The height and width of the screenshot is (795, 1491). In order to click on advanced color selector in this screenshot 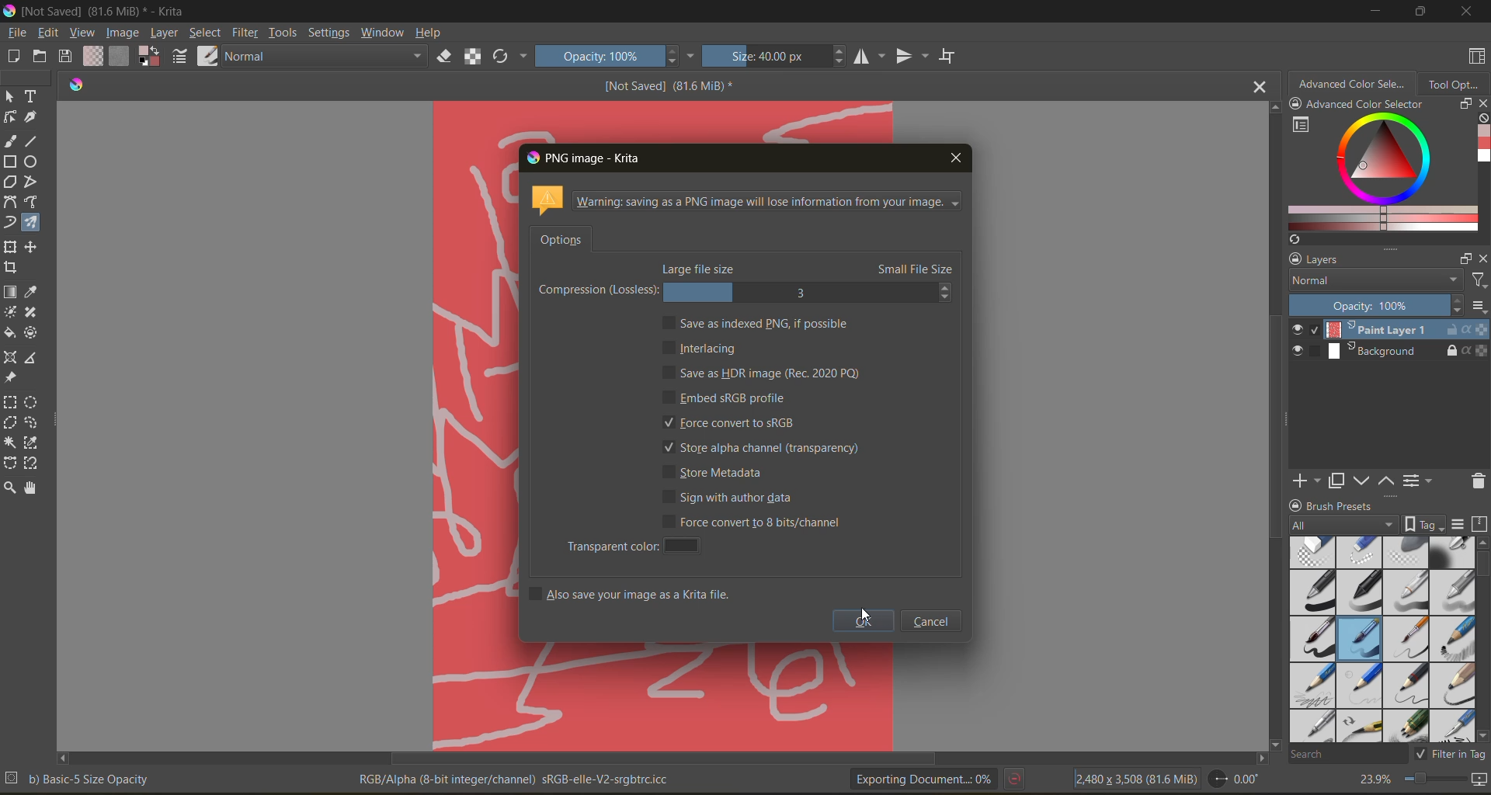, I will do `click(1378, 173)`.